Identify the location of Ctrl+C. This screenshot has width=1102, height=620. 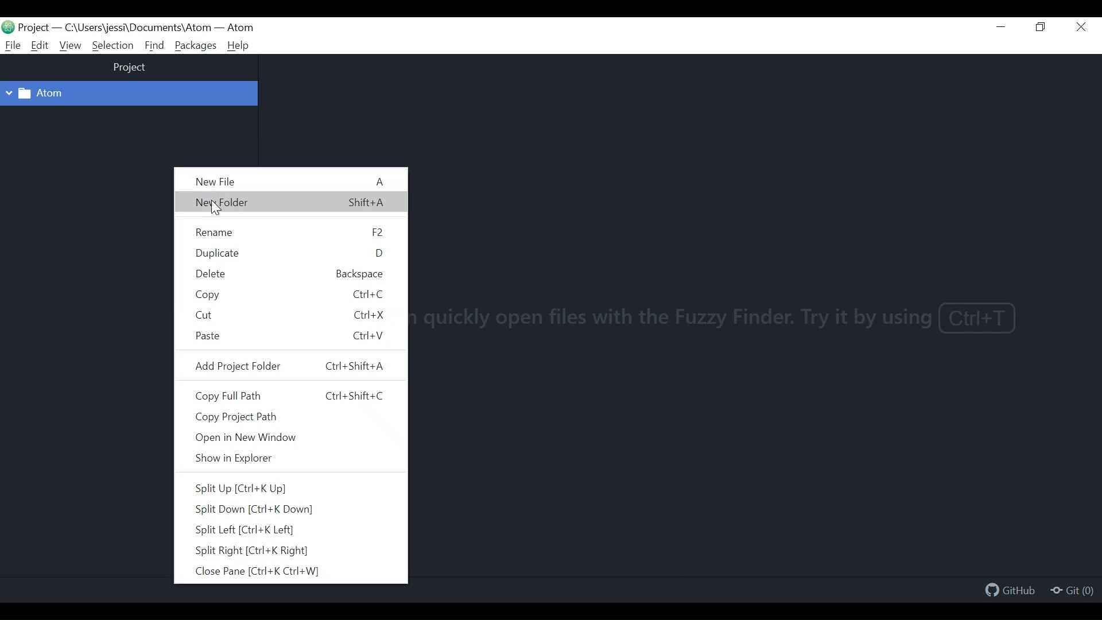
(369, 294).